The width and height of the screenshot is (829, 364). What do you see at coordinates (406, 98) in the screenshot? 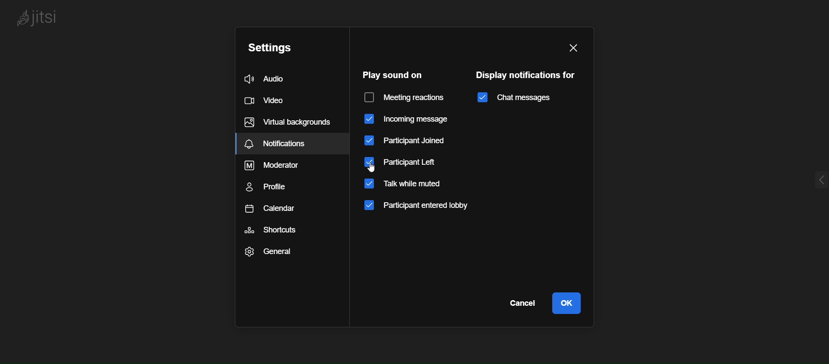
I see `meeting reaction` at bounding box center [406, 98].